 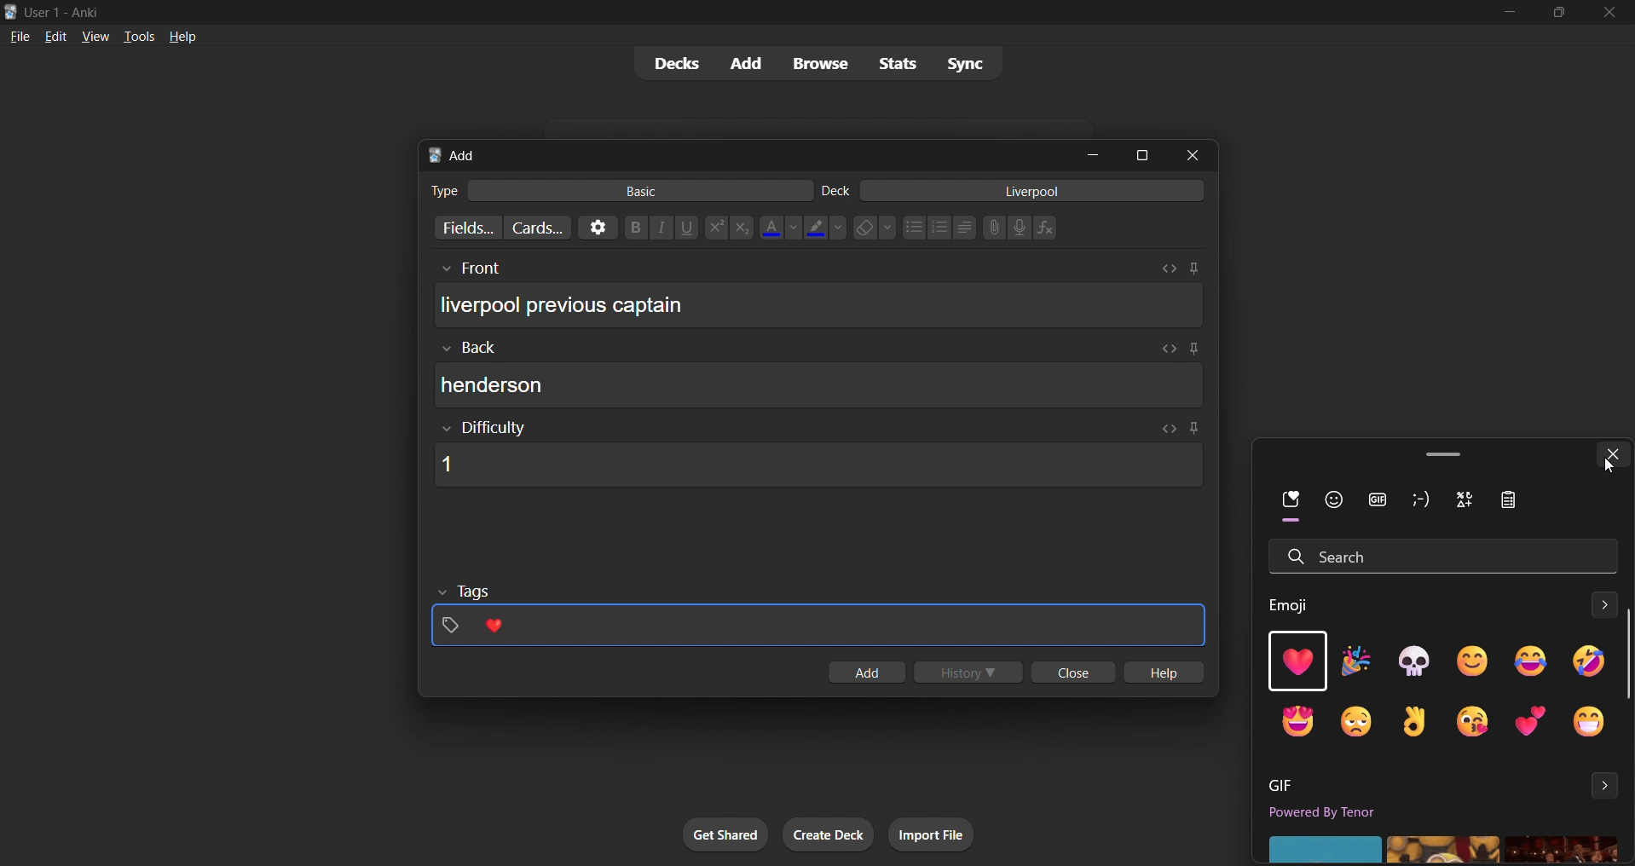 I want to click on emoji, so click(x=1419, y=721).